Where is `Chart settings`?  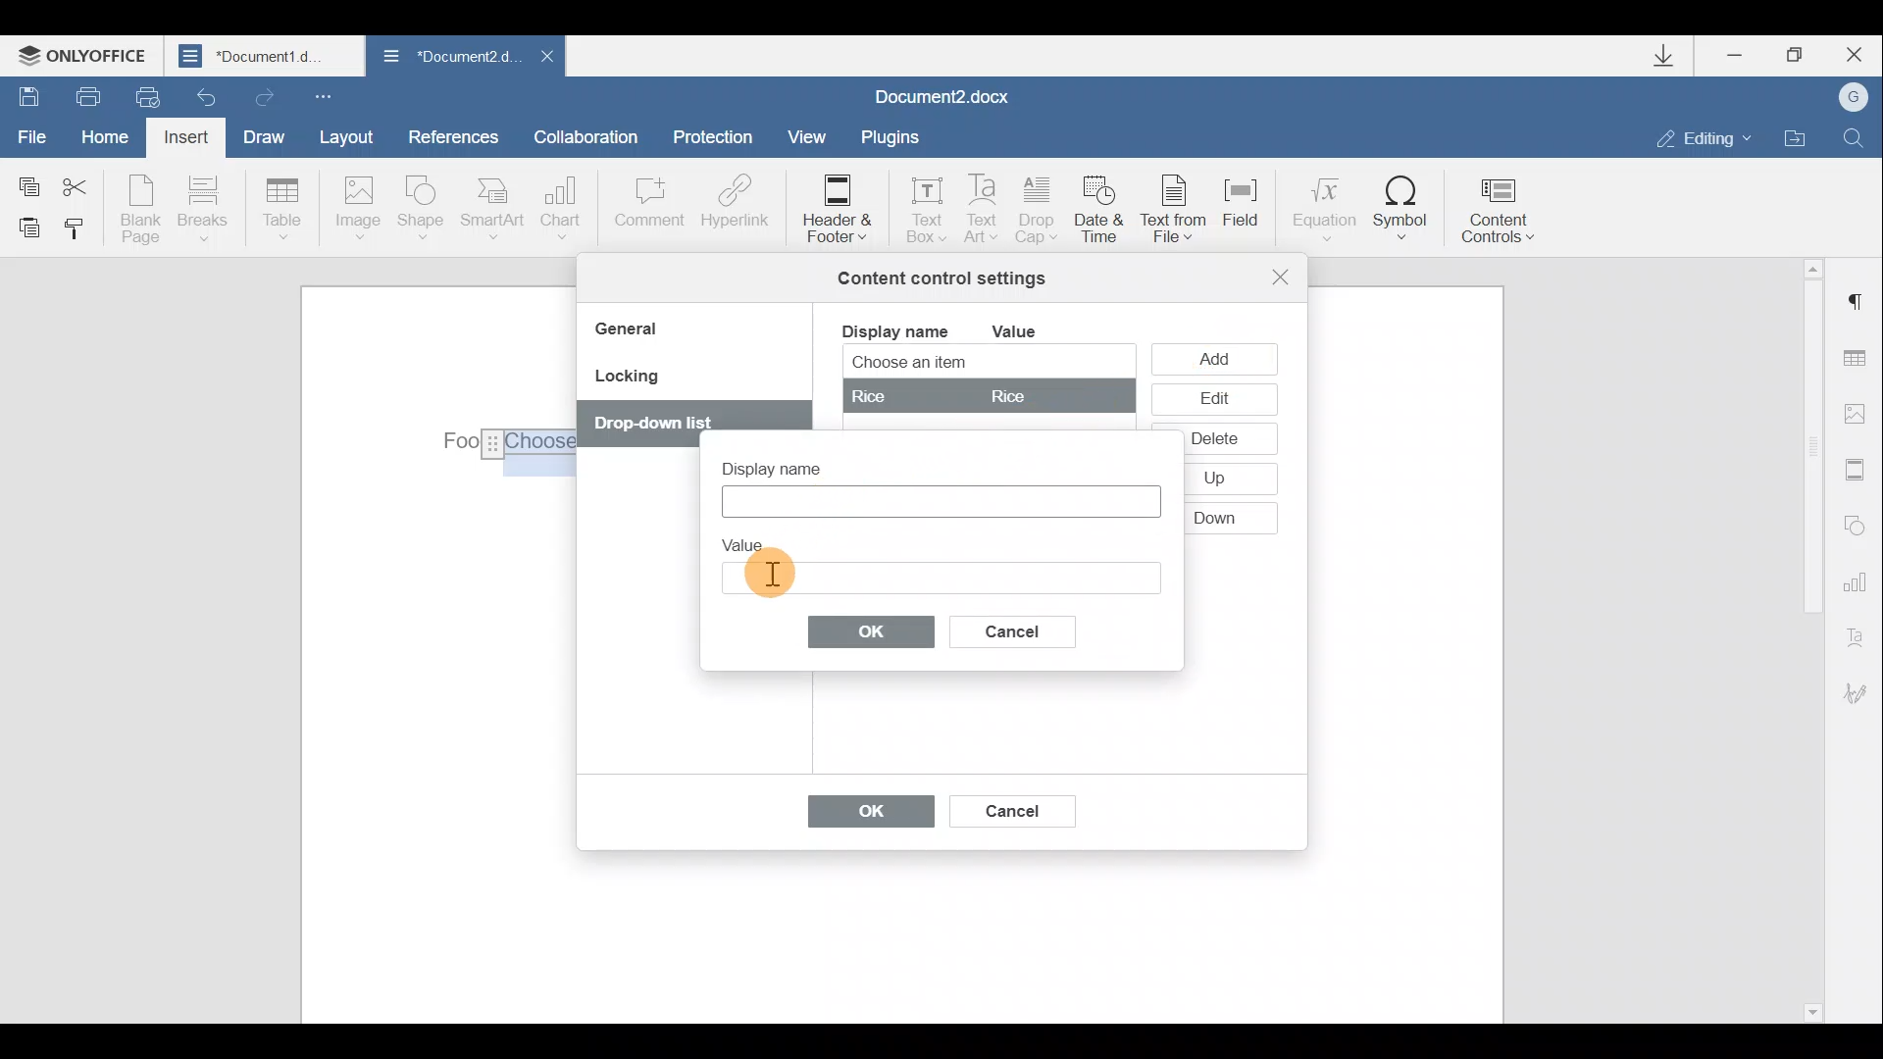 Chart settings is located at coordinates (1858, 580).